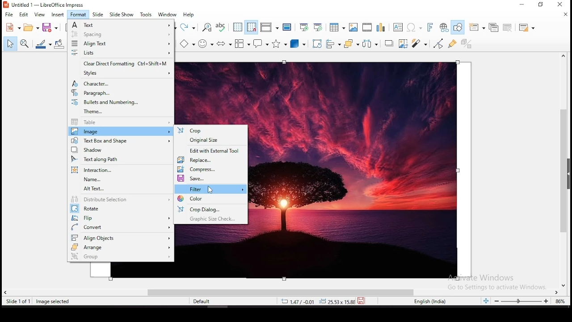 The image size is (572, 322). Describe the element at coordinates (477, 27) in the screenshot. I see `new slide` at that location.